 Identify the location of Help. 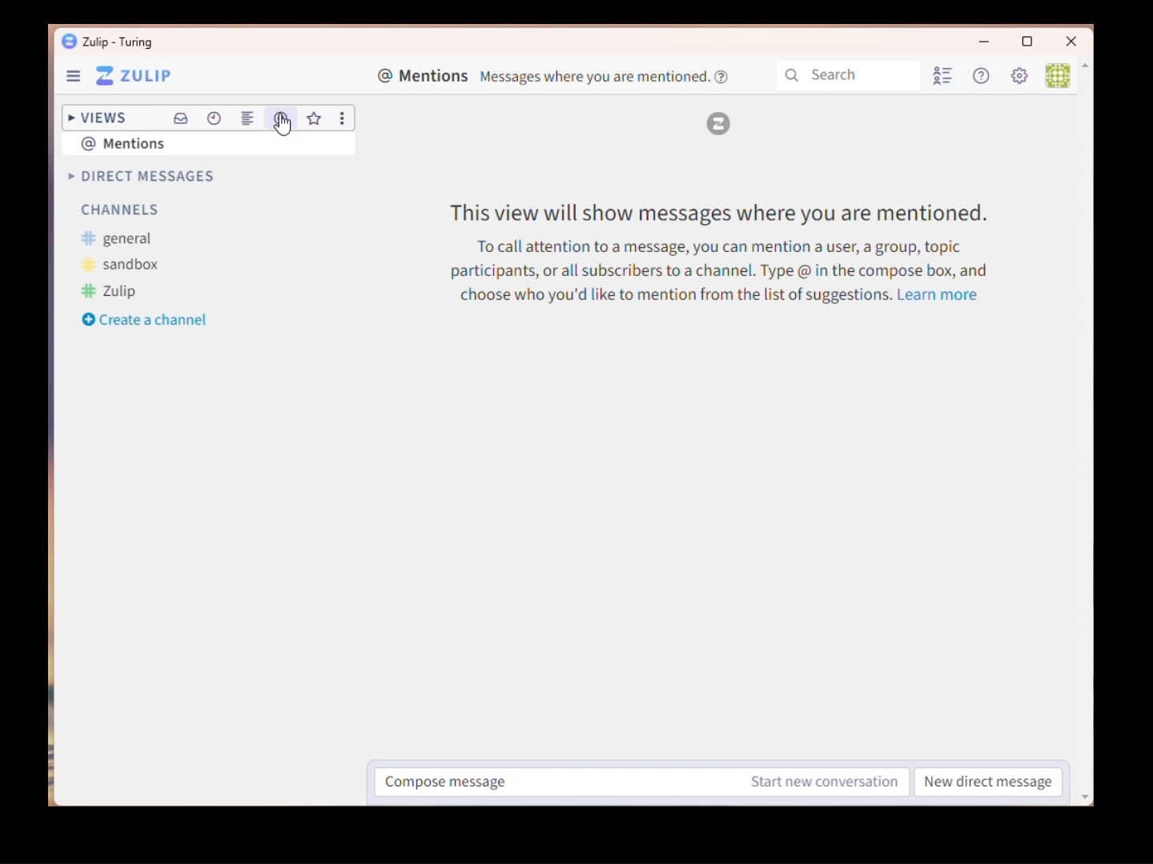
(984, 77).